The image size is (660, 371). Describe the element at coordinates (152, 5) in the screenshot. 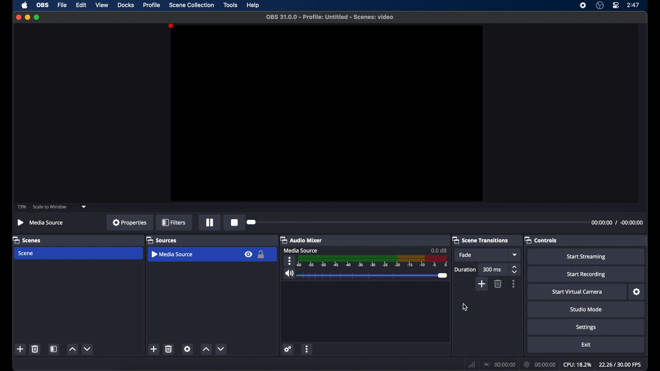

I see `profile` at that location.